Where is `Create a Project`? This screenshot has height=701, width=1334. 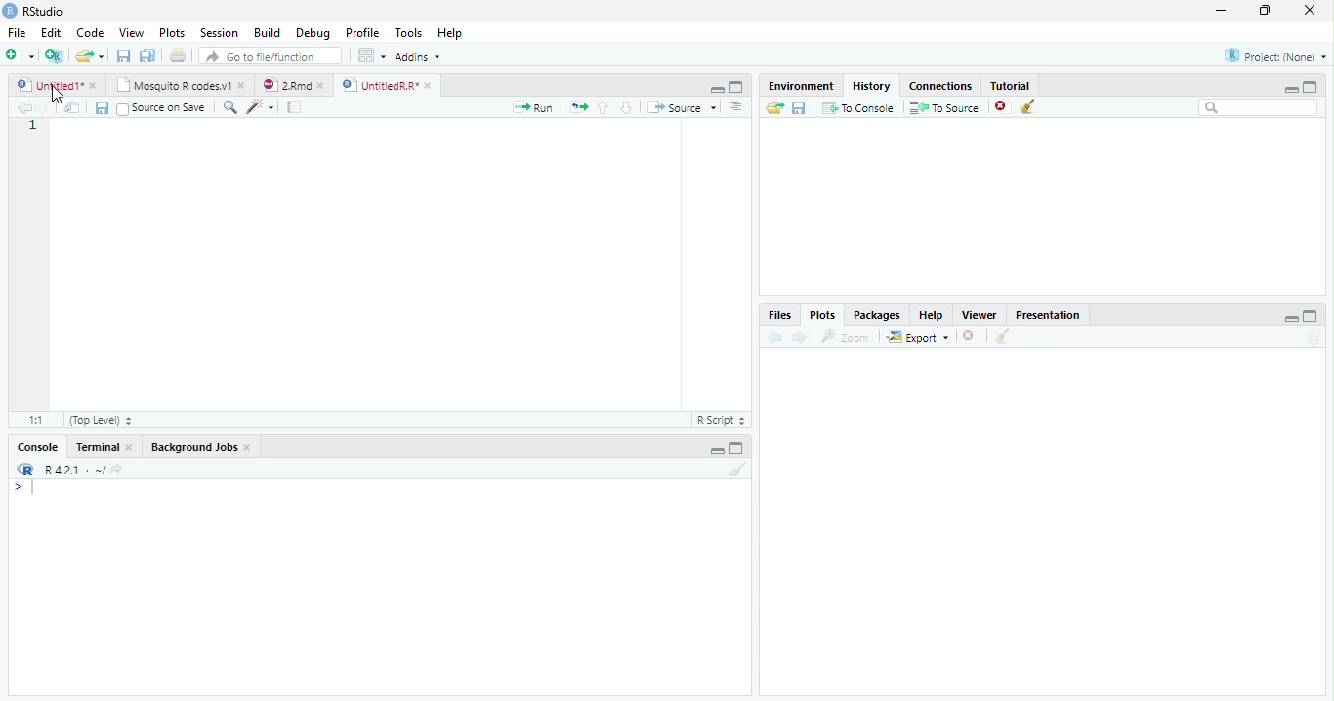 Create a Project is located at coordinates (55, 56).